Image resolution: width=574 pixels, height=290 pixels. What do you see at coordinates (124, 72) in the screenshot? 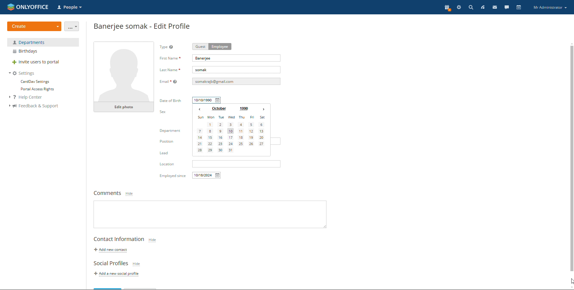
I see `profile photo` at bounding box center [124, 72].